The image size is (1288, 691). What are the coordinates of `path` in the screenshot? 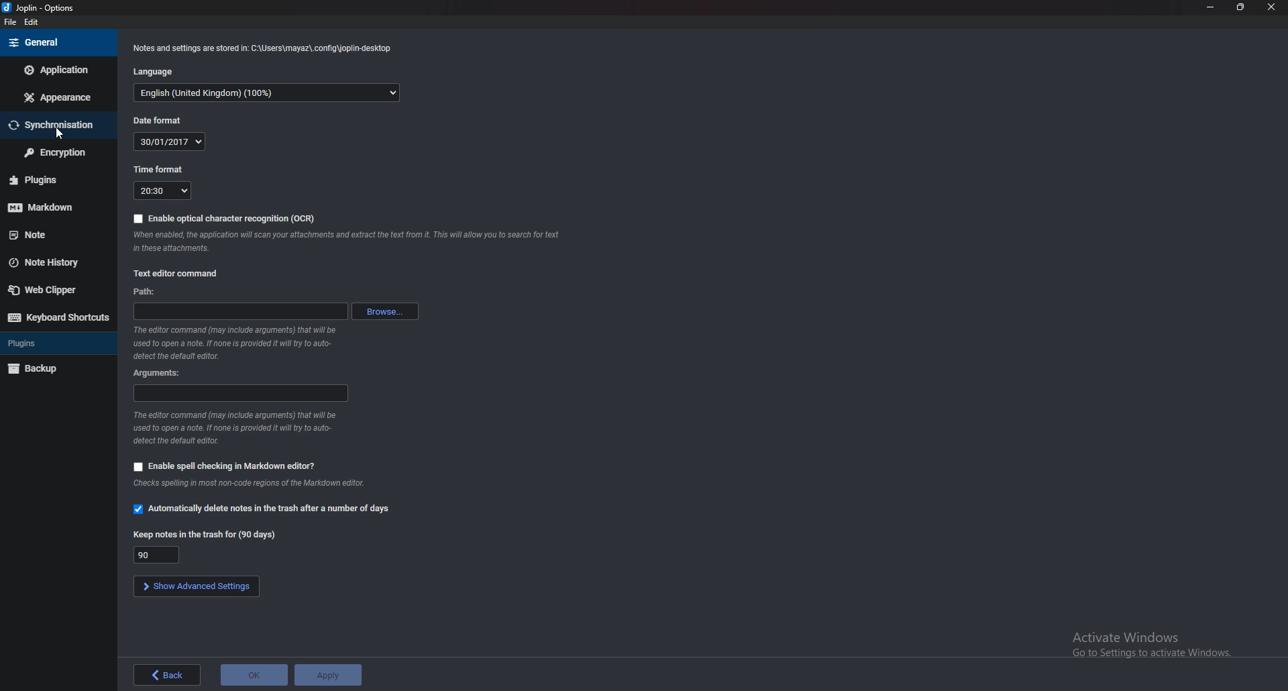 It's located at (147, 291).